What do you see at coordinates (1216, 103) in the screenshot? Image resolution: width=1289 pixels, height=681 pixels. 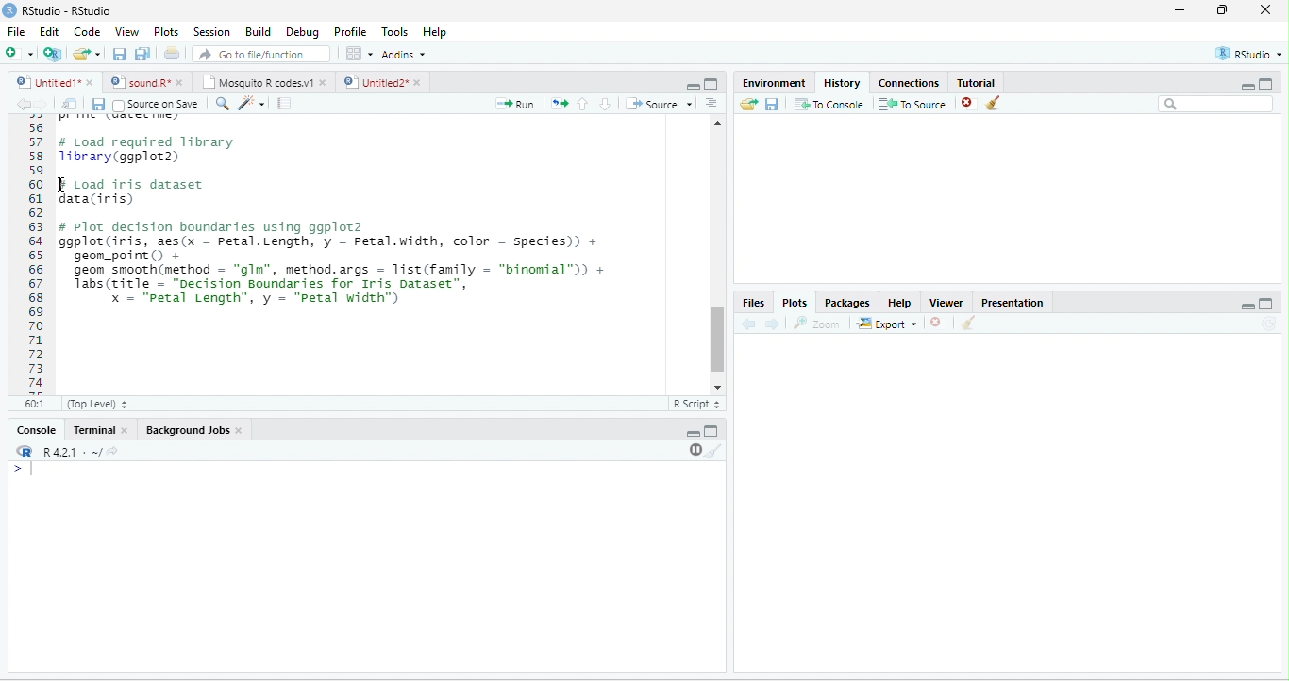 I see `search bar` at bounding box center [1216, 103].